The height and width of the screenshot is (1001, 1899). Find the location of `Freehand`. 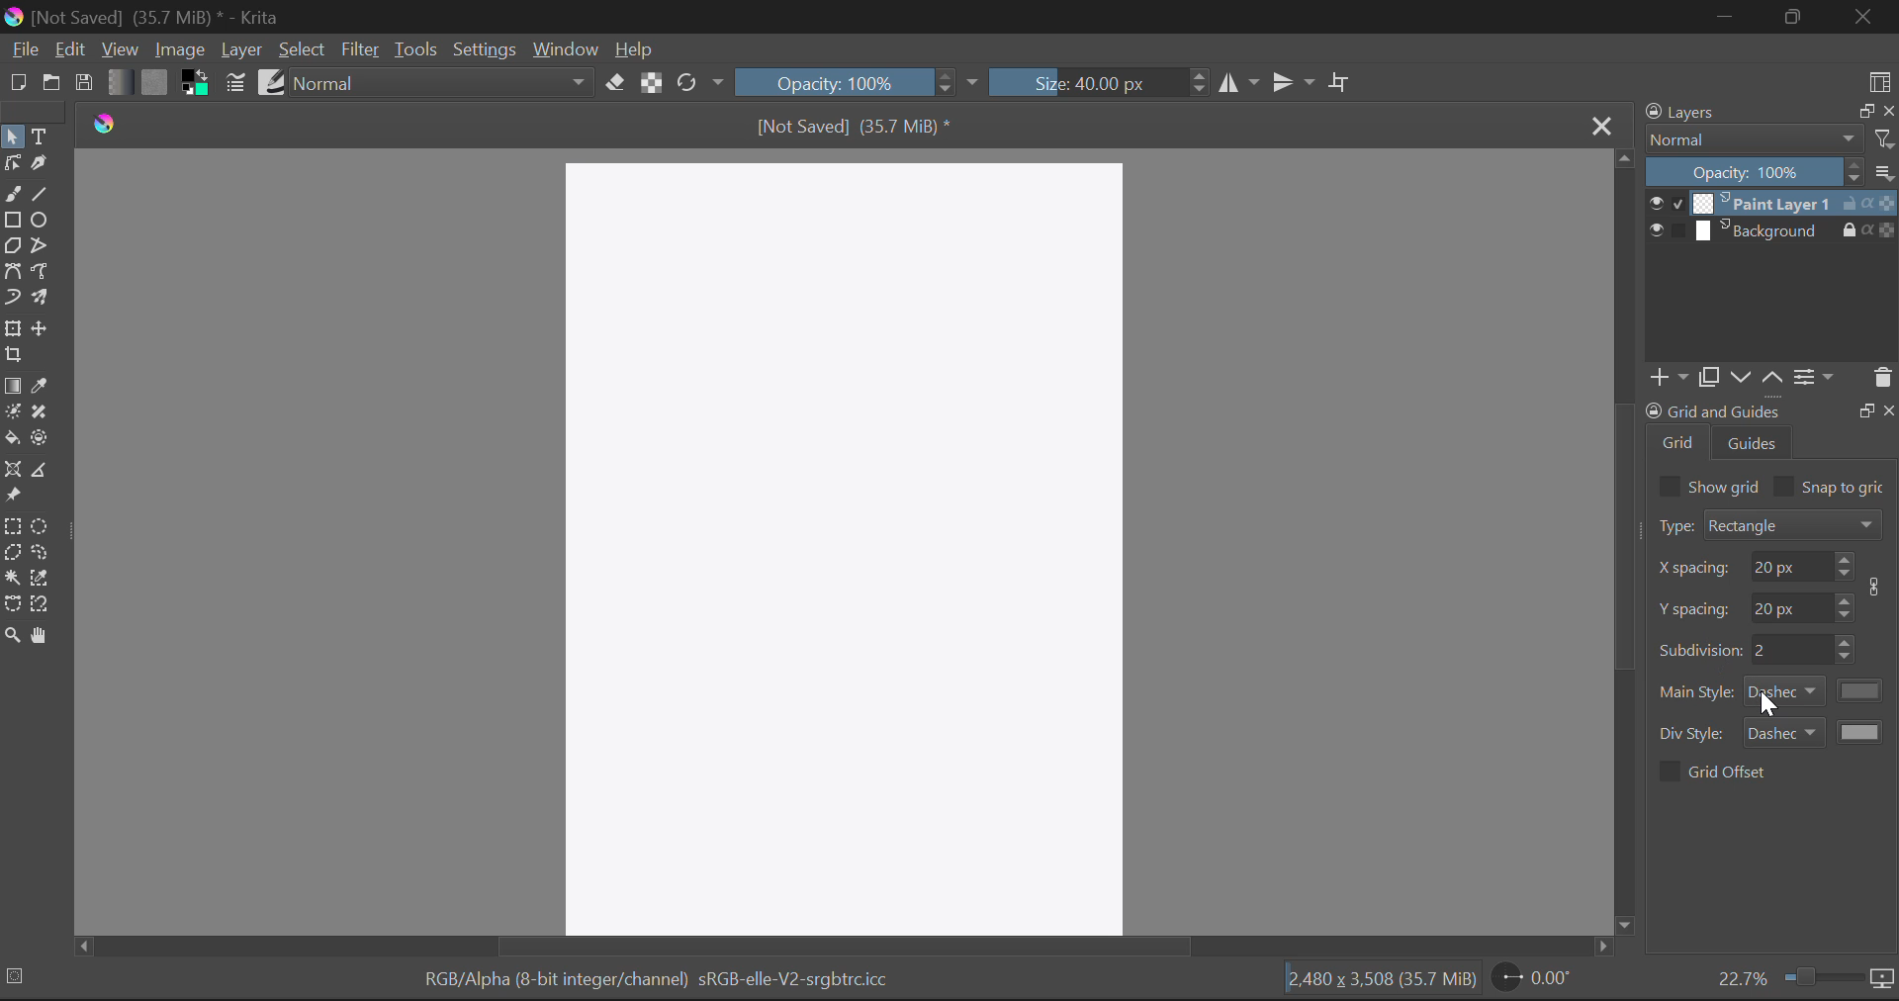

Freehand is located at coordinates (12, 195).